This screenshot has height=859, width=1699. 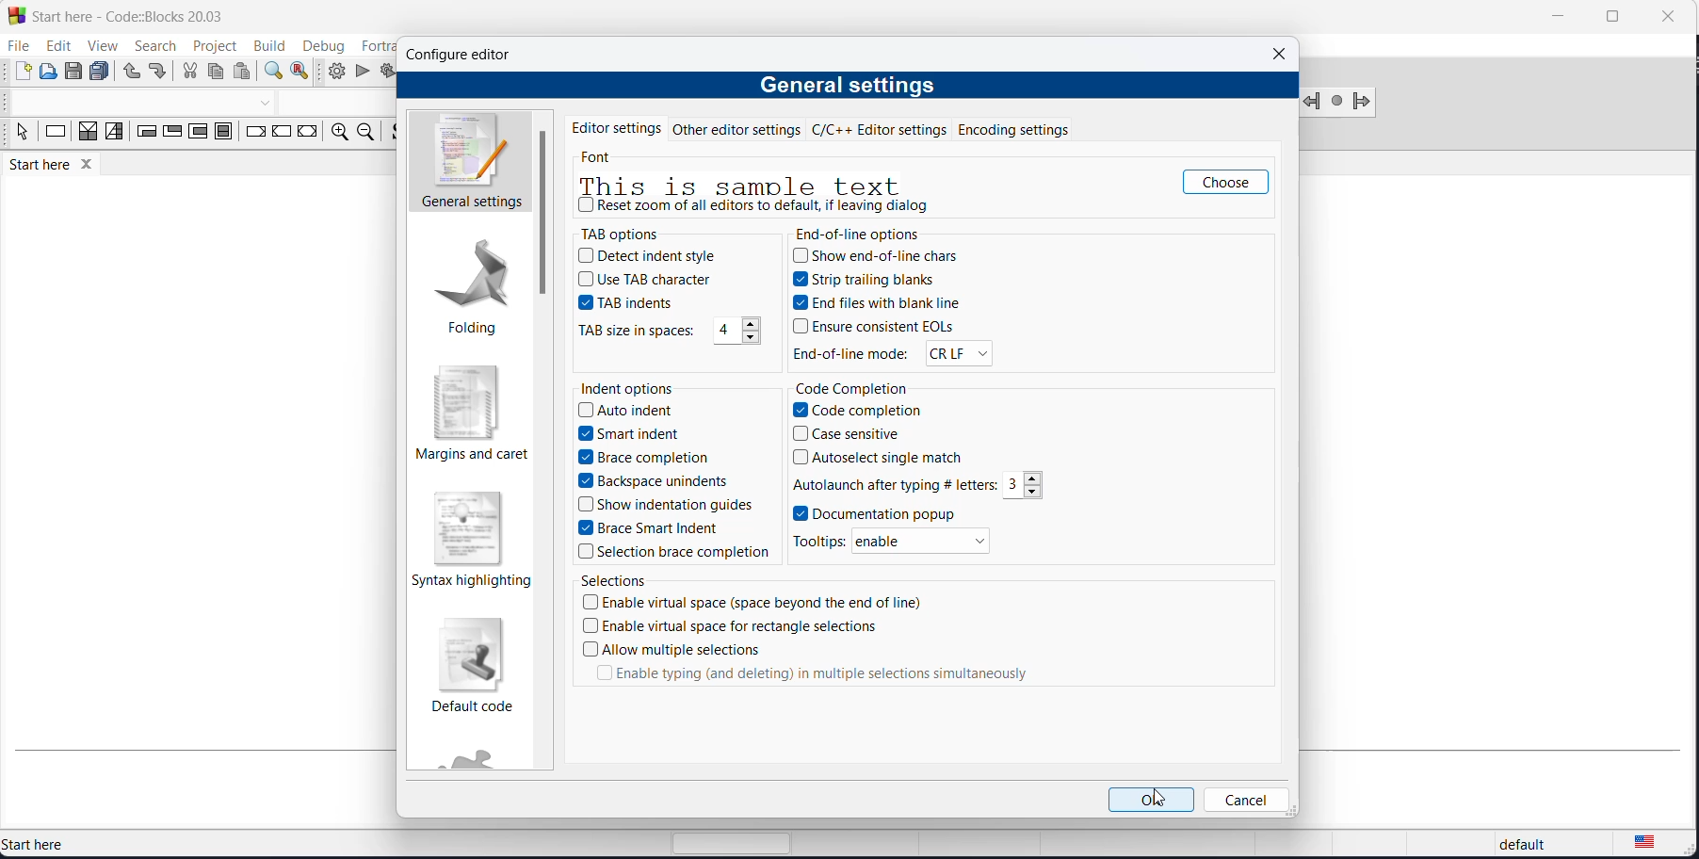 I want to click on autolaunch value, so click(x=1014, y=486).